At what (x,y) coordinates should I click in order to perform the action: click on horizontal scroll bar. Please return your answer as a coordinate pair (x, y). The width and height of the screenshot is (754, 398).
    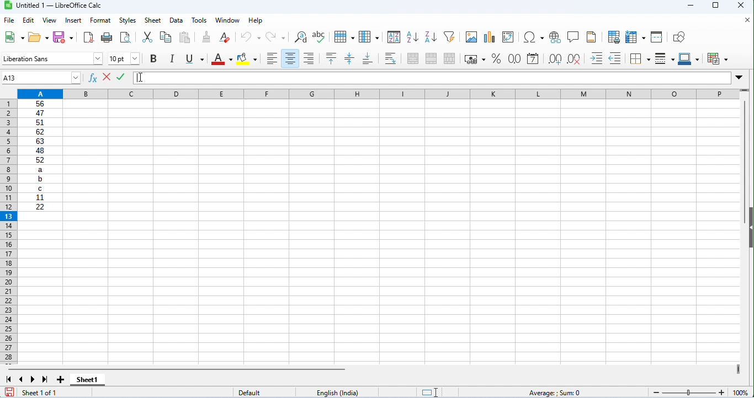
    Looking at the image, I should click on (177, 369).